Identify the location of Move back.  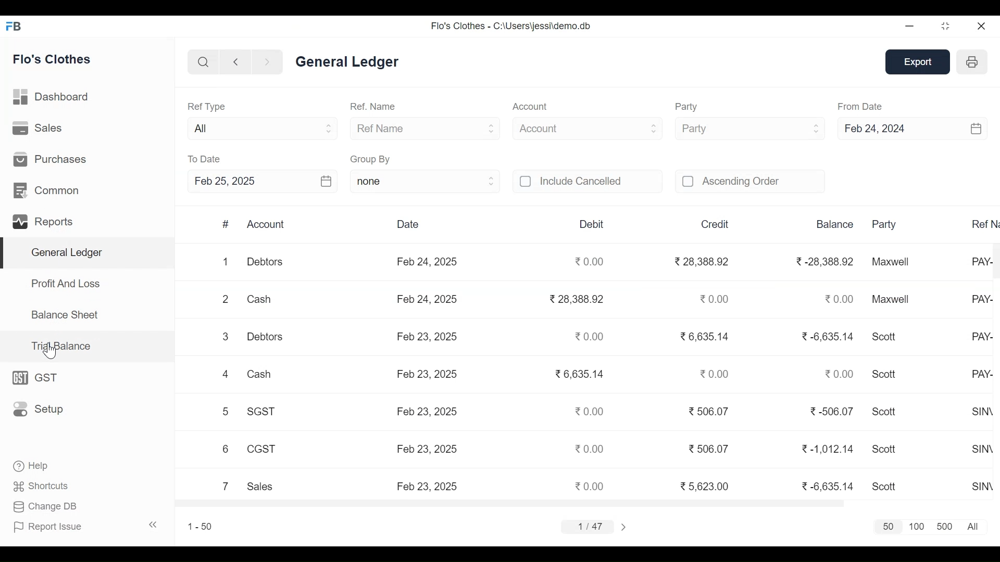
(234, 61).